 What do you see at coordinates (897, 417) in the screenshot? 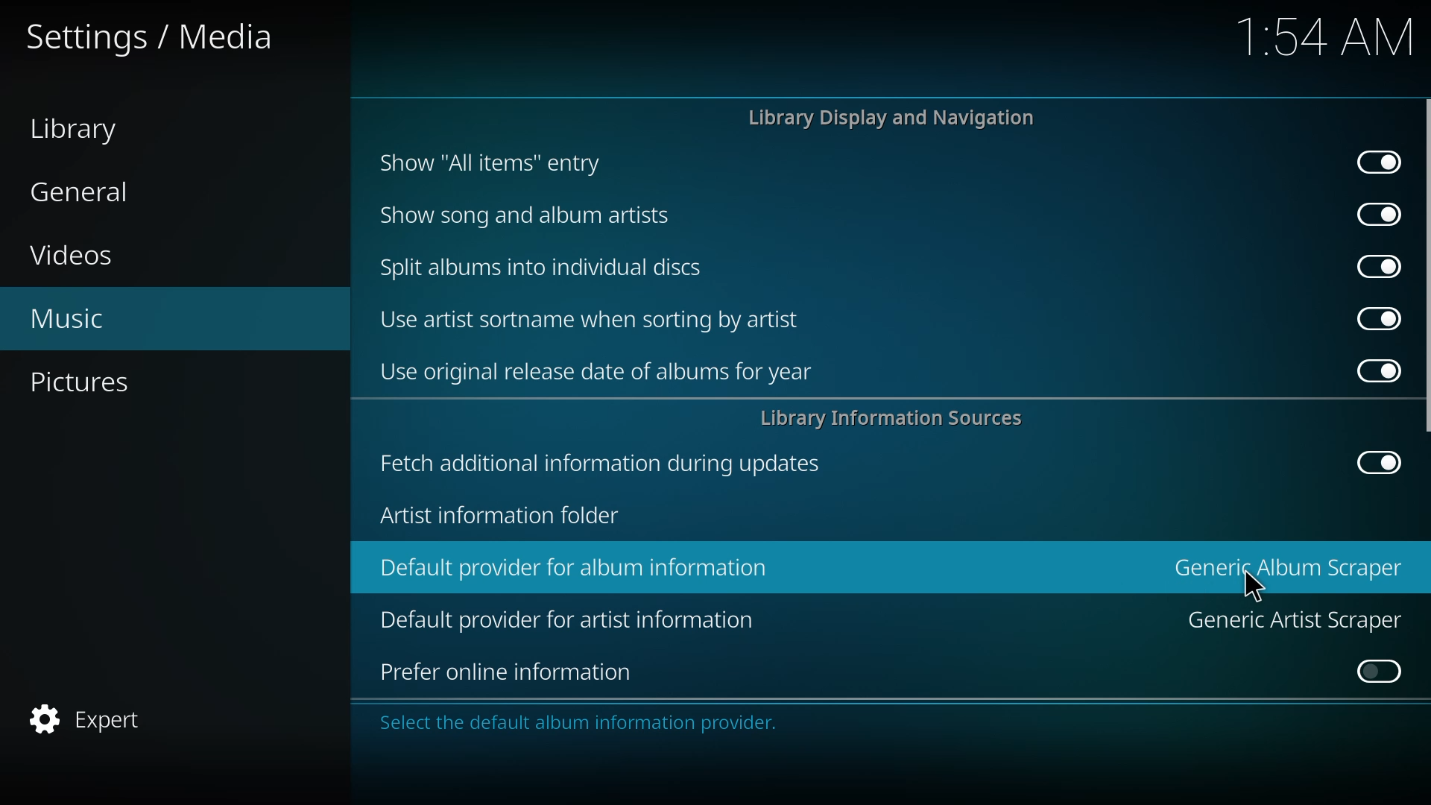
I see `library info sources` at bounding box center [897, 417].